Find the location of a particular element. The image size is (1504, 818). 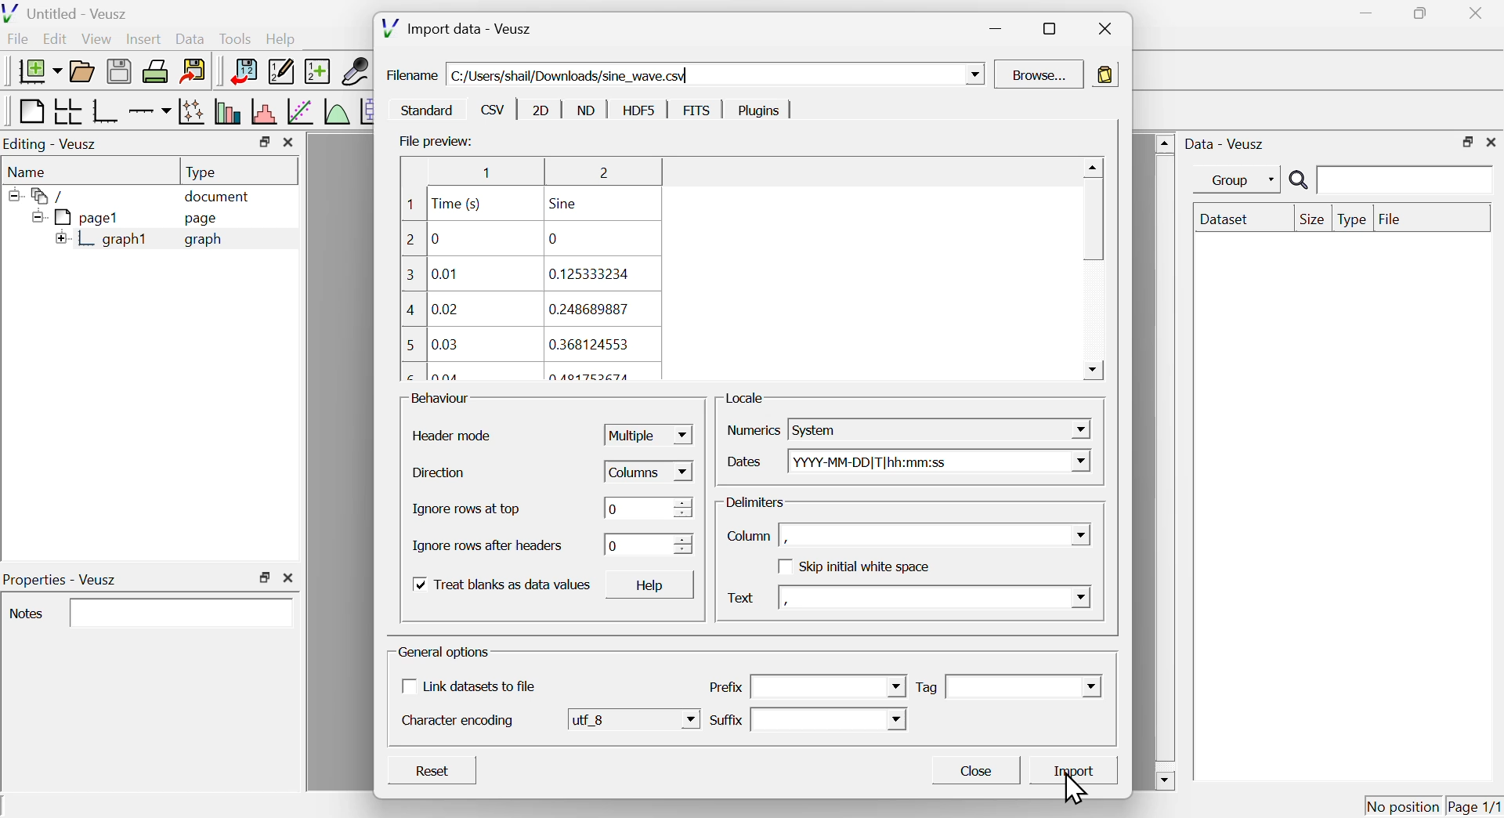

arrange graphs in a grid is located at coordinates (67, 112).